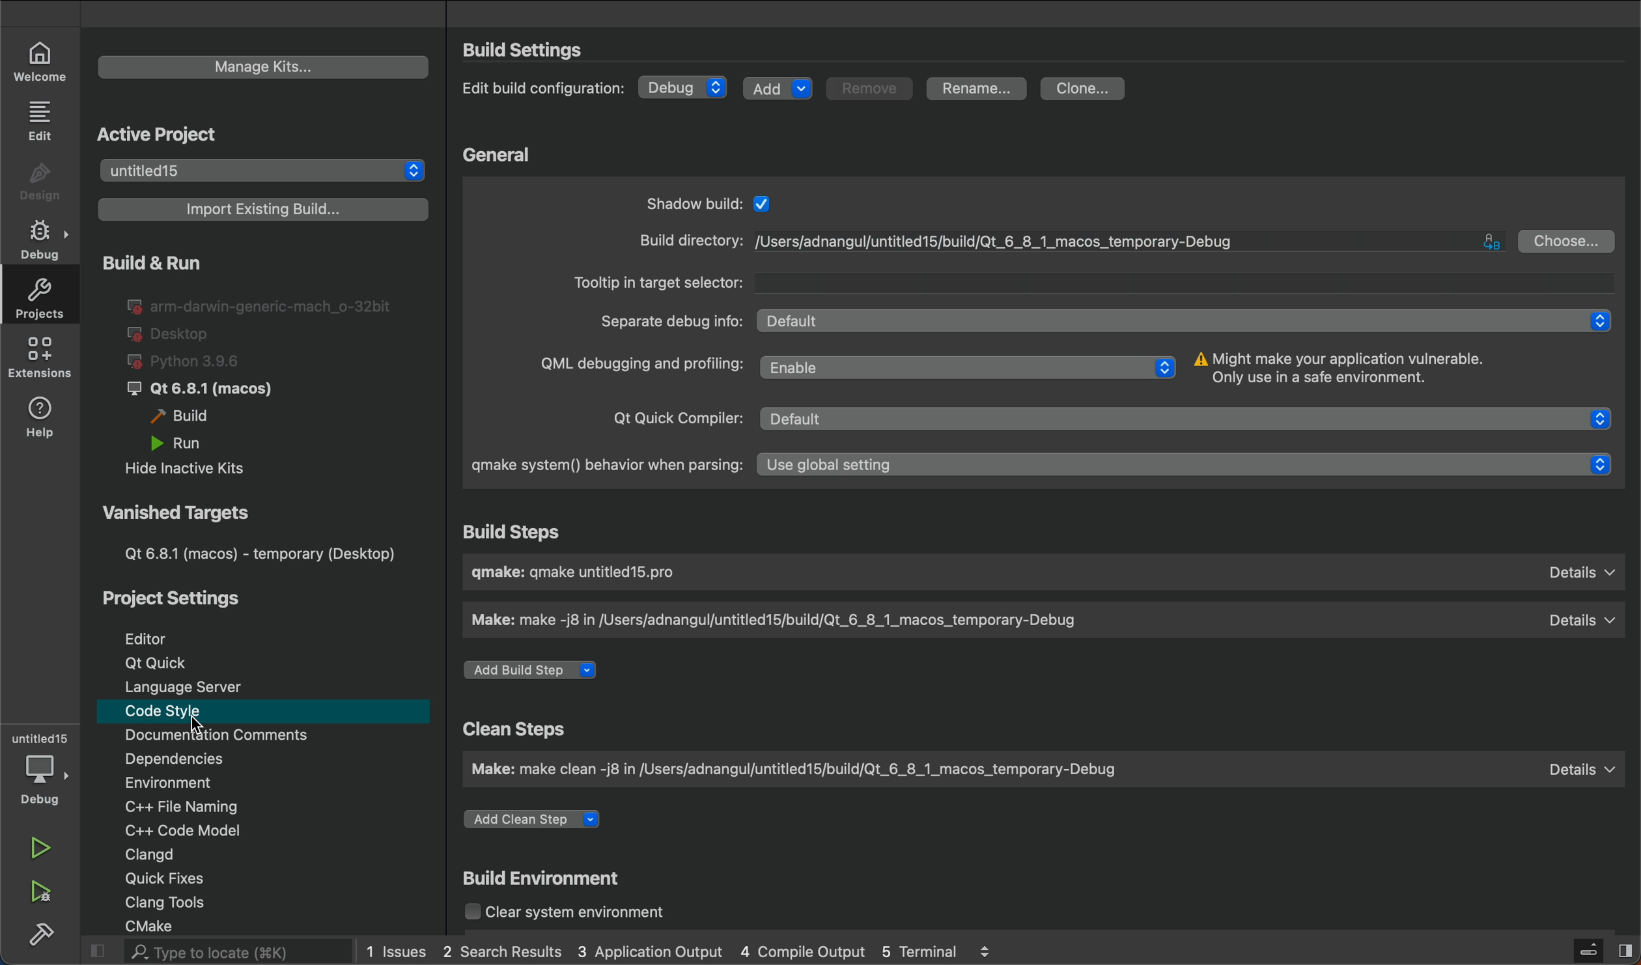 This screenshot has height=965, width=1641. I want to click on , so click(229, 737).